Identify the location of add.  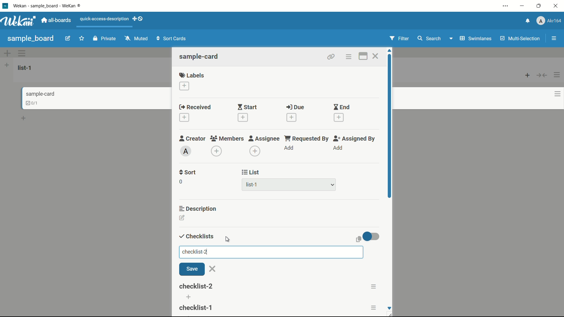
(289, 148).